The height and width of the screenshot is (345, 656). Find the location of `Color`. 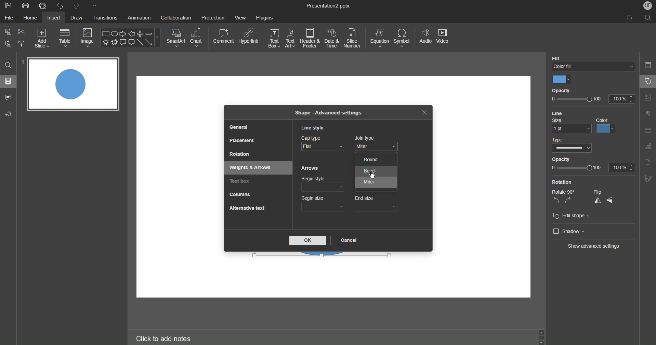

Color is located at coordinates (561, 80).